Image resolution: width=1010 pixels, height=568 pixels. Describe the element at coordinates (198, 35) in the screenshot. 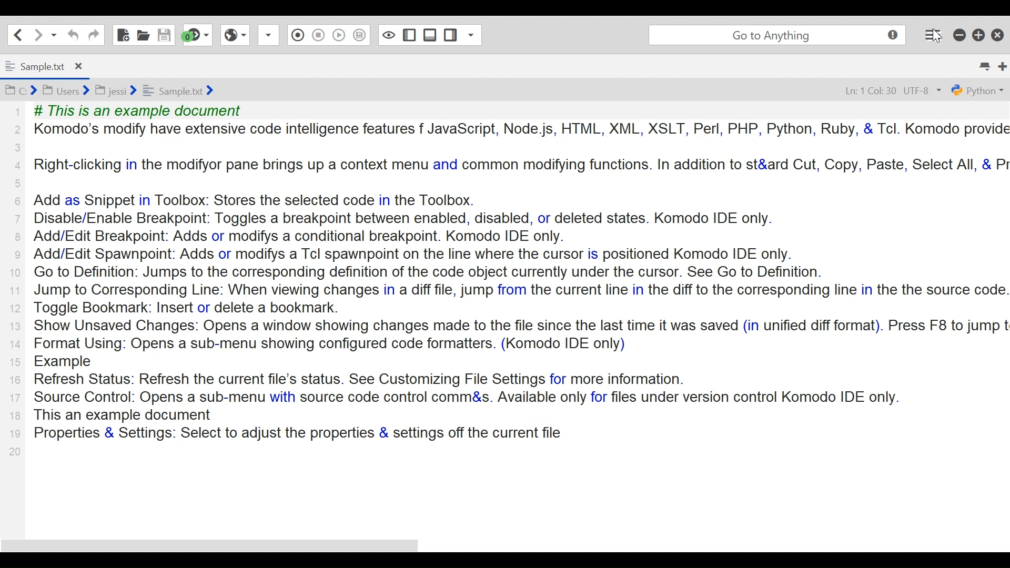

I see `Jump to the next syntax checking result` at that location.